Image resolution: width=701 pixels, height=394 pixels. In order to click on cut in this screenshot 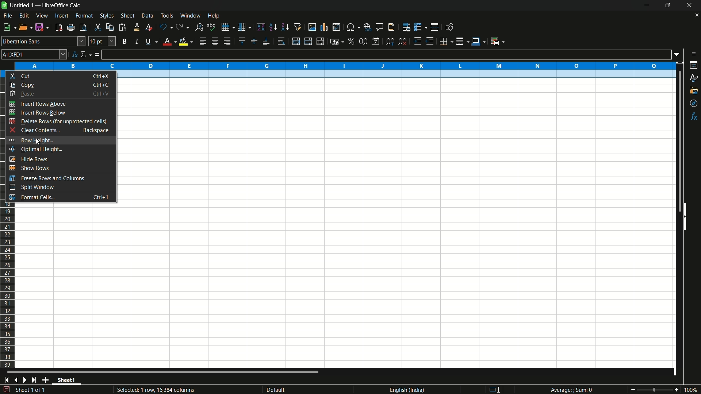, I will do `click(97, 27)`.